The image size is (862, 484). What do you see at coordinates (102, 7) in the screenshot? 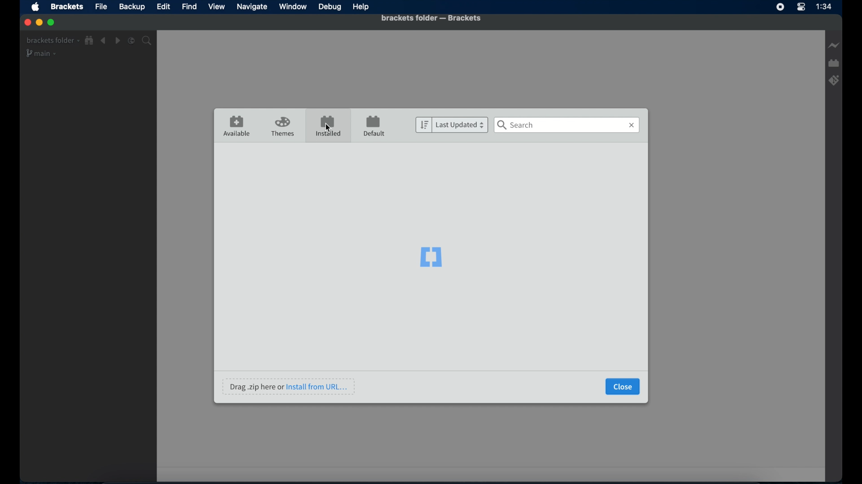
I see `File` at bounding box center [102, 7].